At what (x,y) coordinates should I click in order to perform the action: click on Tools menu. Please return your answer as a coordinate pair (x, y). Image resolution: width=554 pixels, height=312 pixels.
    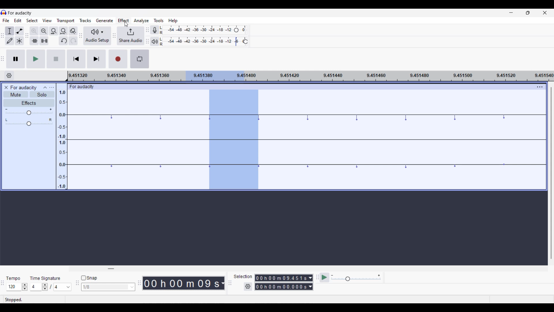
    Looking at the image, I should click on (159, 21).